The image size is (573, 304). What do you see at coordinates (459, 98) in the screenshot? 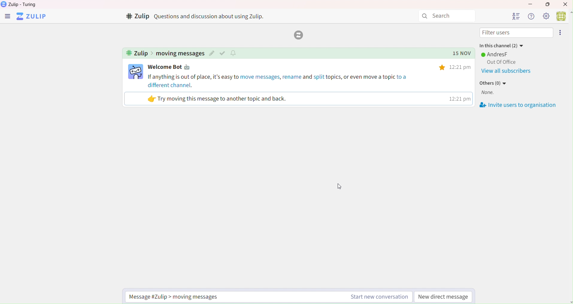
I see `12:21 pm |` at bounding box center [459, 98].